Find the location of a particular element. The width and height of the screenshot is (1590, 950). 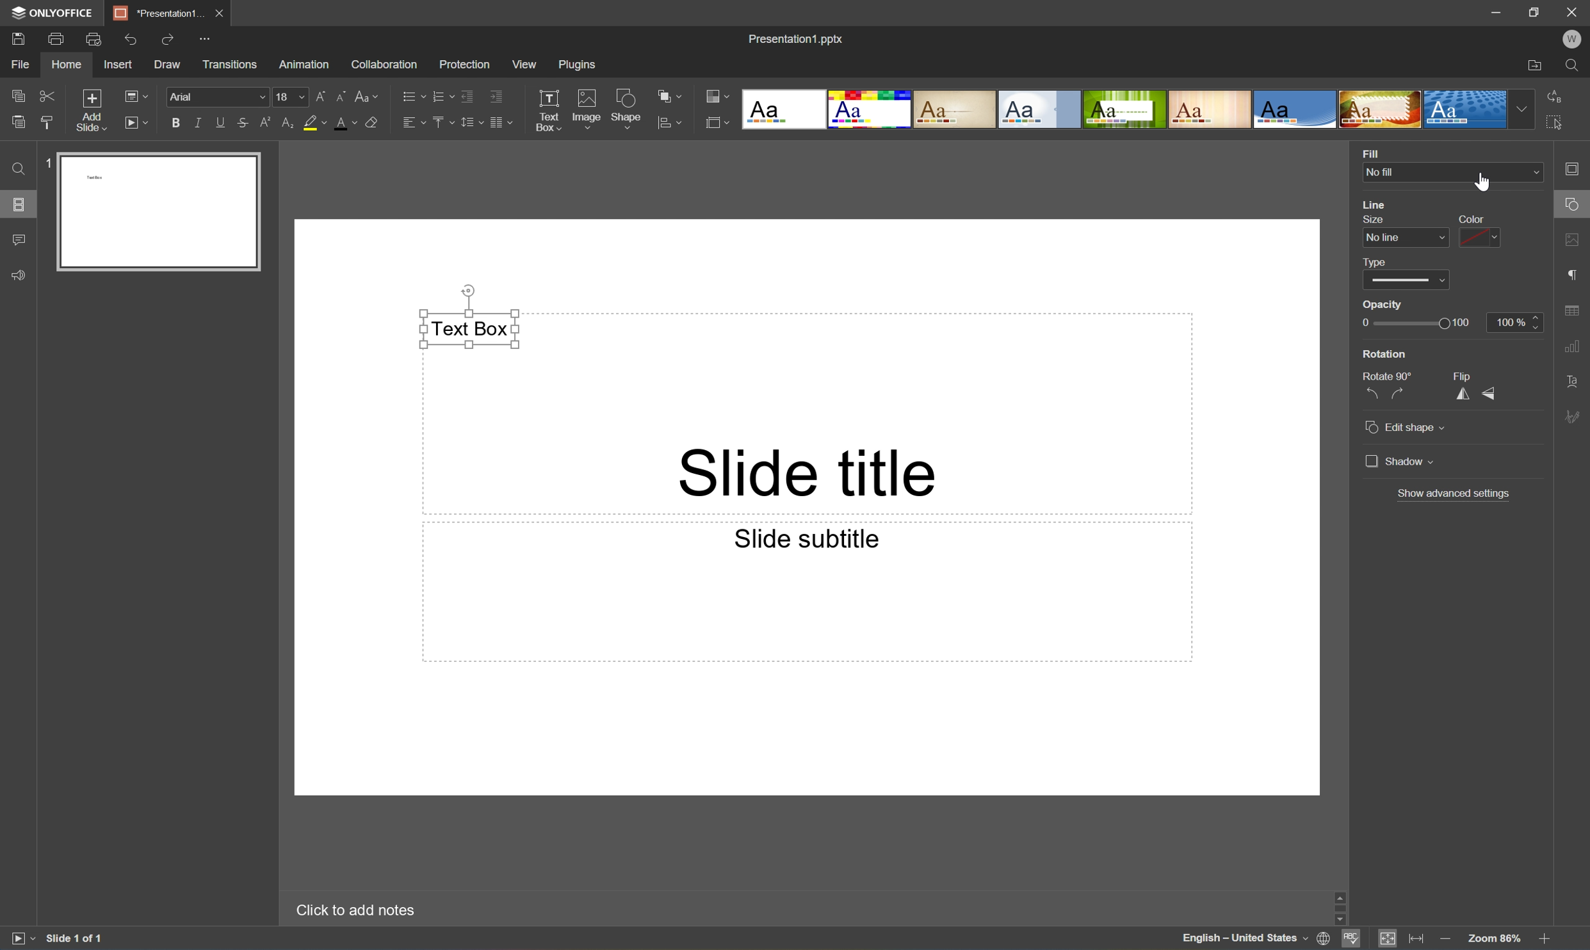

Rotate 90° clockwise is located at coordinates (1401, 394).